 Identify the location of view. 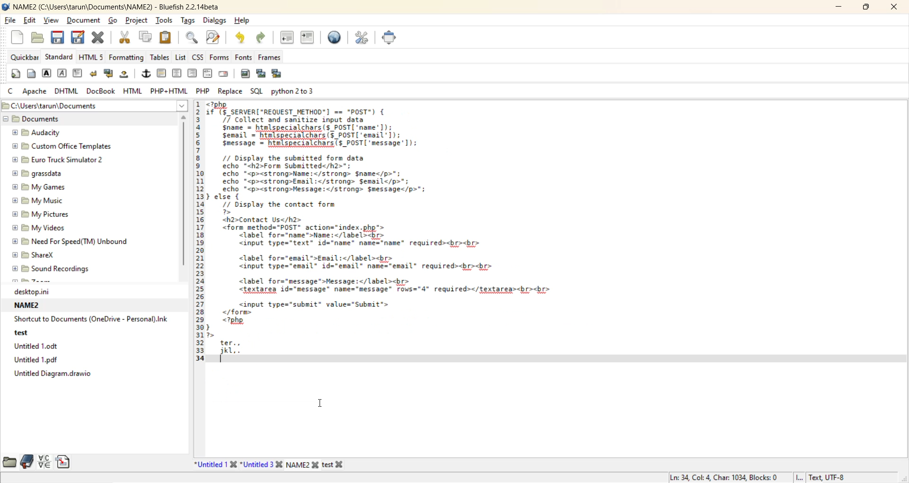
(52, 20).